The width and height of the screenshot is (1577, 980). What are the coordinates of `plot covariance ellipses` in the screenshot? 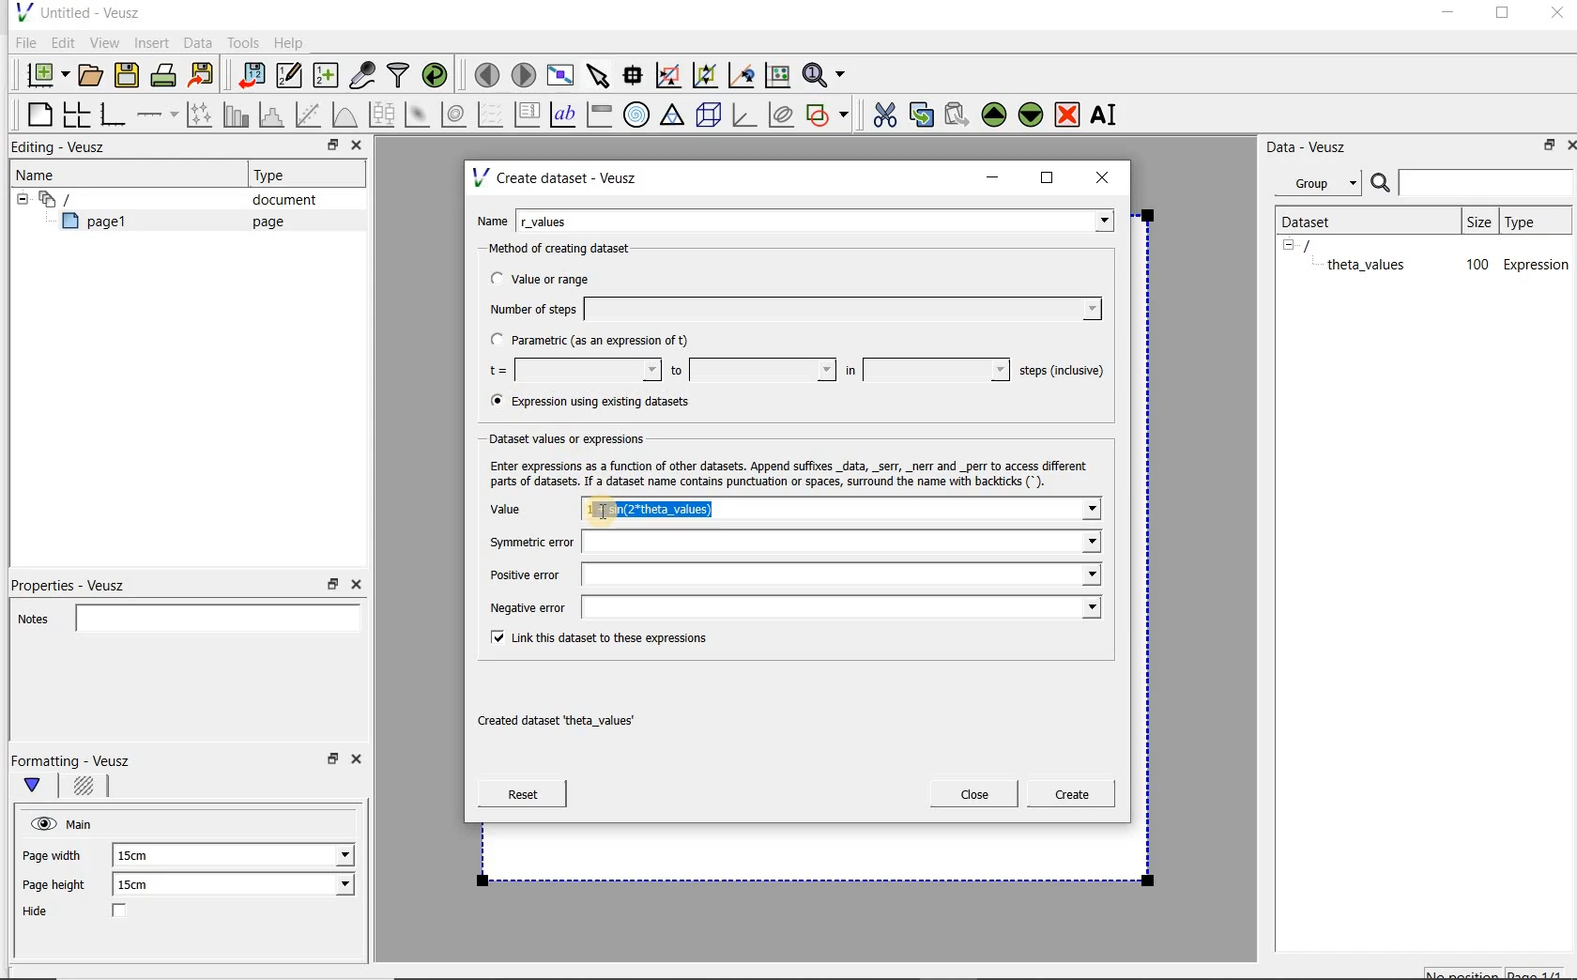 It's located at (782, 115).